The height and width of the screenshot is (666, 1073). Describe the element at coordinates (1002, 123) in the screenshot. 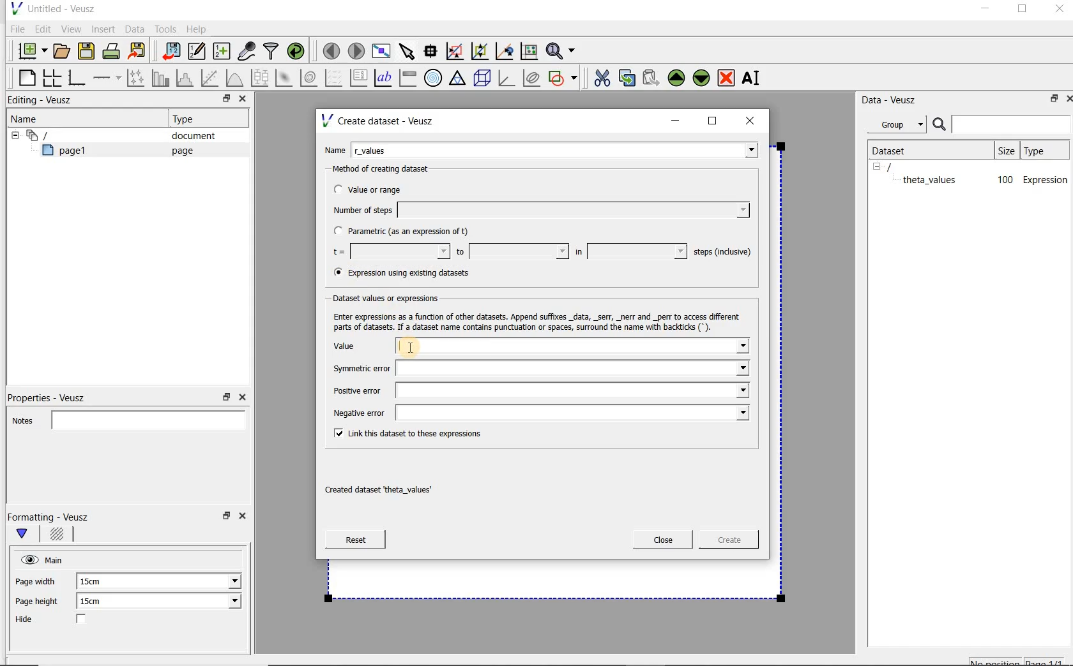

I see `Search bar` at that location.